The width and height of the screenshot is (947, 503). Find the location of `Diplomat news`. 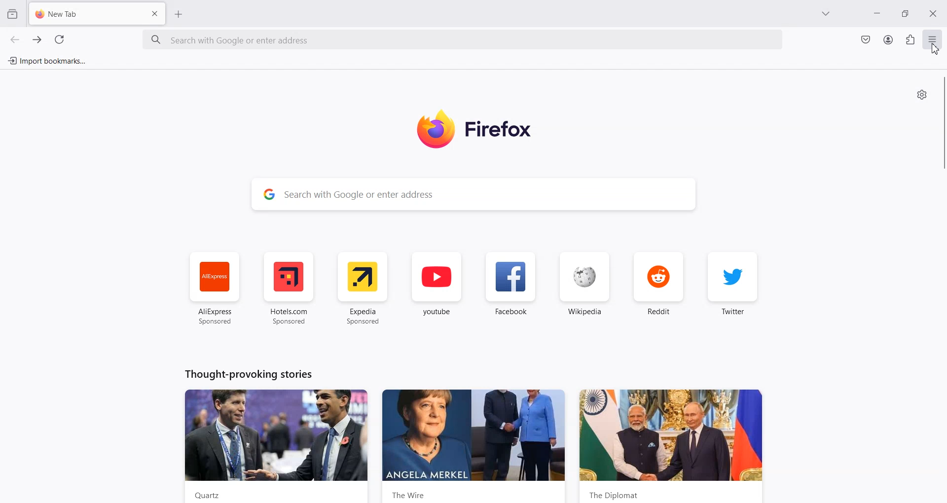

Diplomat news is located at coordinates (672, 443).